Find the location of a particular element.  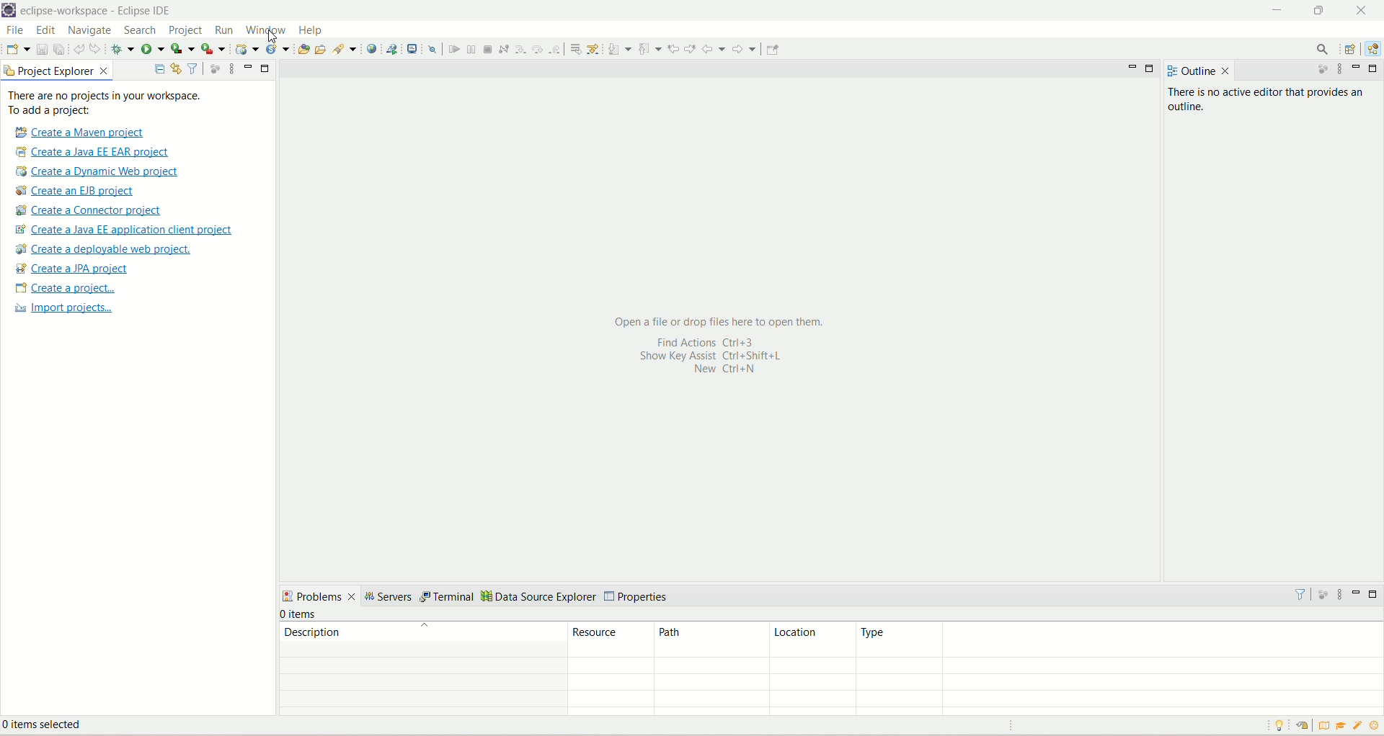

debug is located at coordinates (123, 49).